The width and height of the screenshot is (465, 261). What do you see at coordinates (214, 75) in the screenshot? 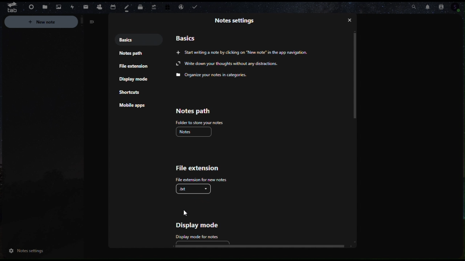
I see `organize your noes in categories` at bounding box center [214, 75].